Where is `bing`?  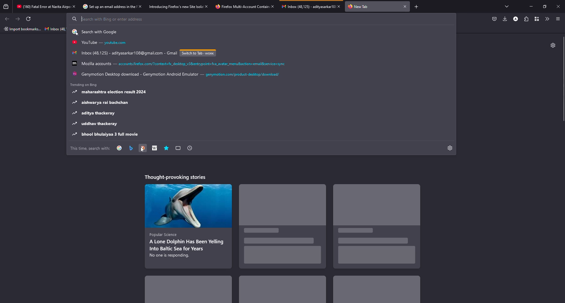
bing is located at coordinates (131, 148).